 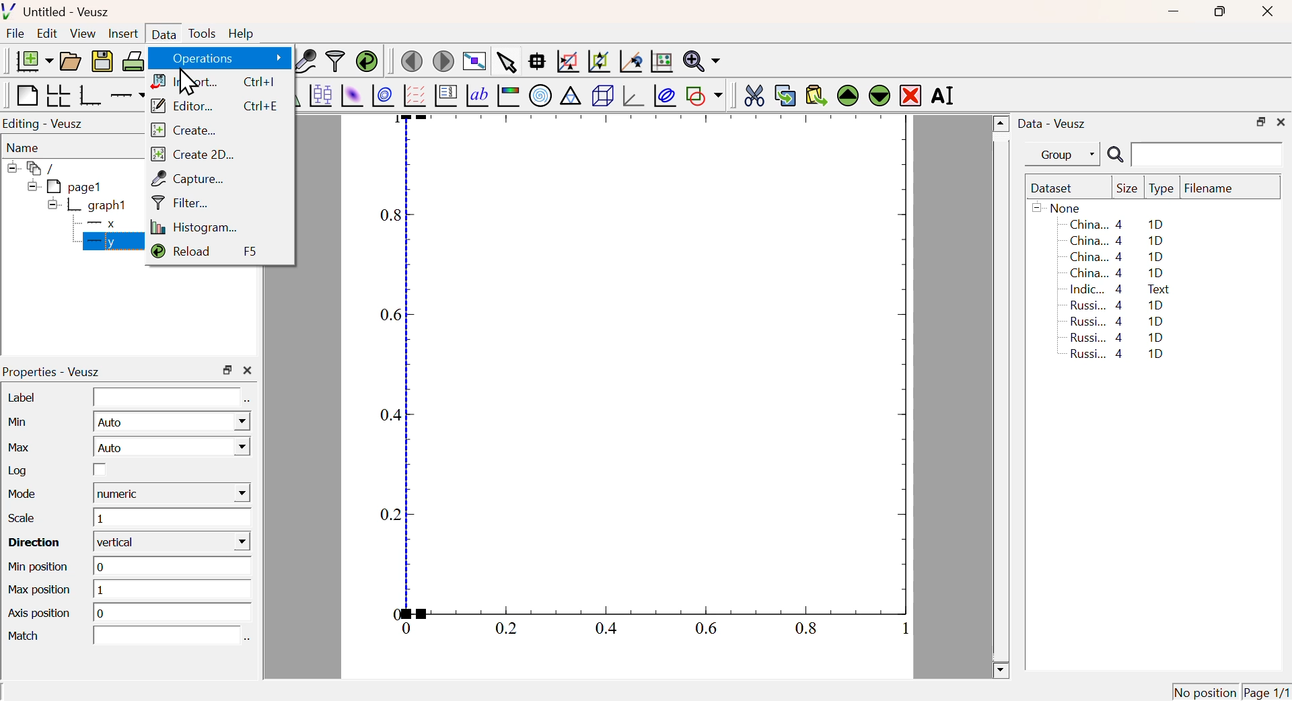 What do you see at coordinates (89, 95) in the screenshot?
I see `Base Graph` at bounding box center [89, 95].